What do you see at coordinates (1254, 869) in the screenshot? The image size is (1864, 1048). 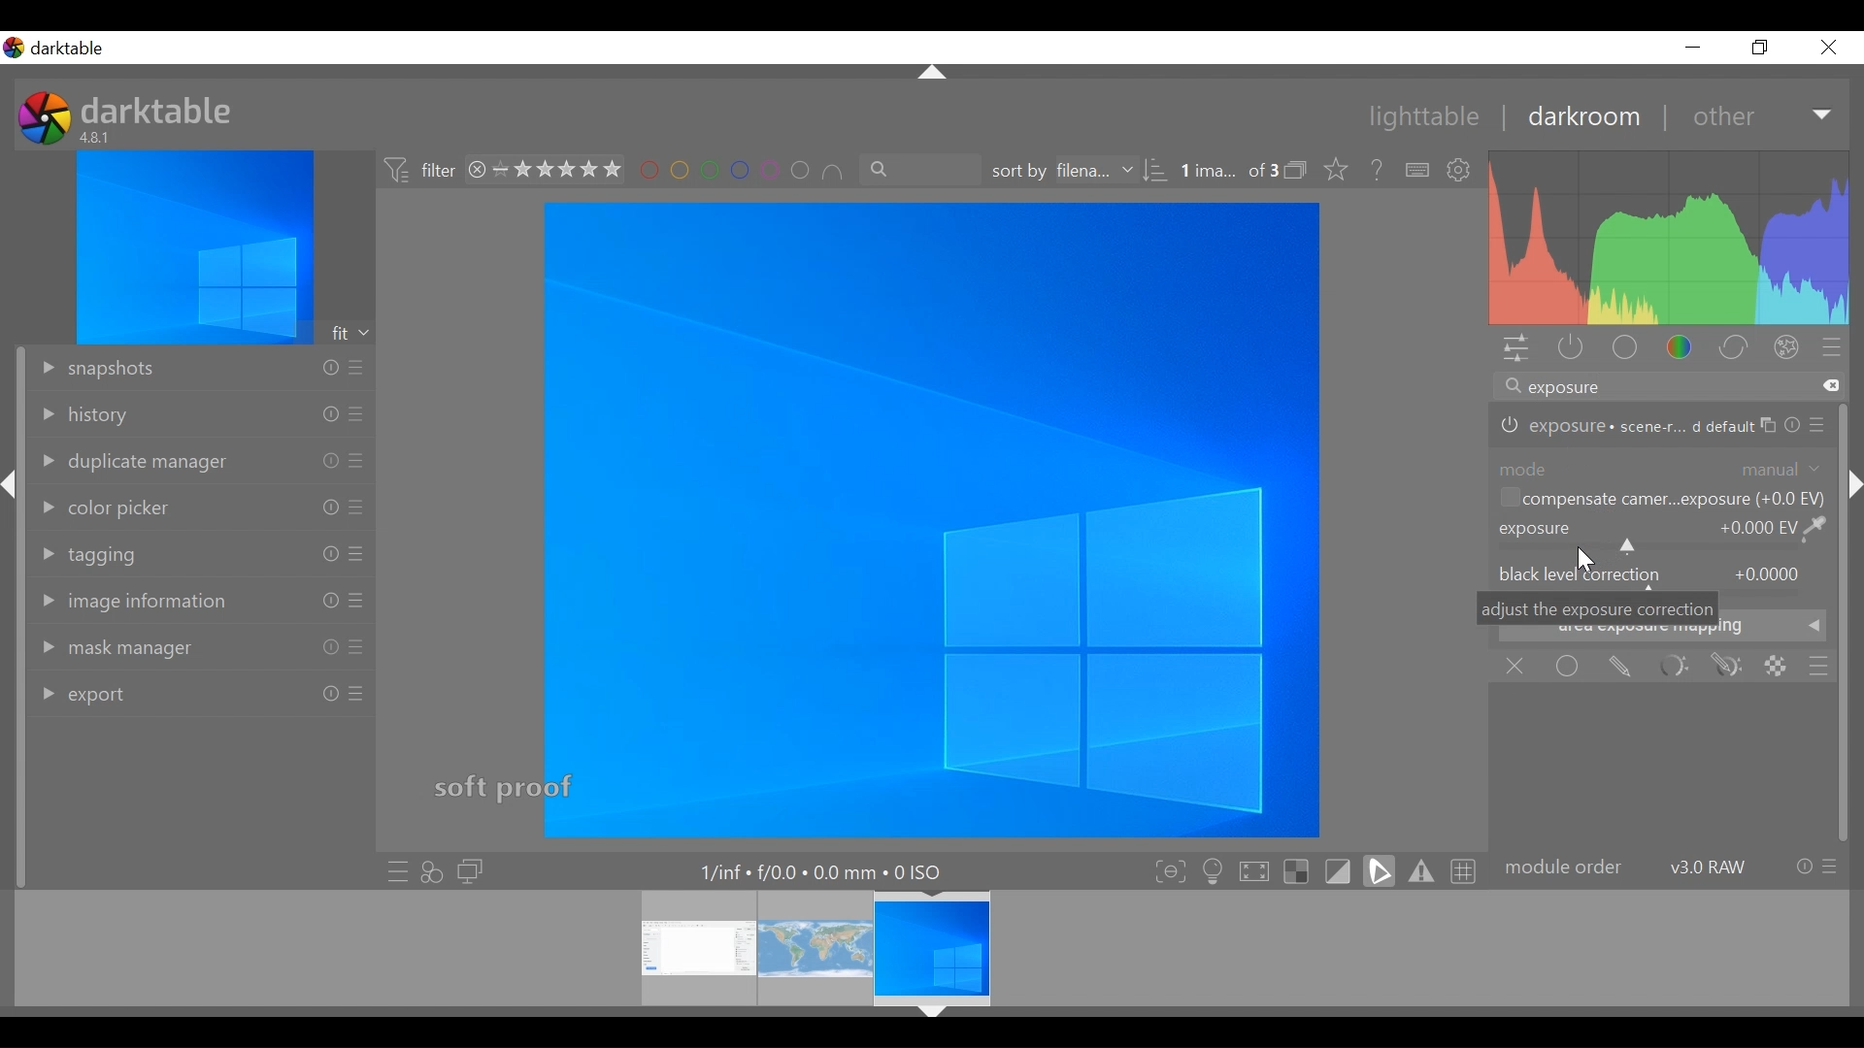 I see `toggle high quality processing` at bounding box center [1254, 869].